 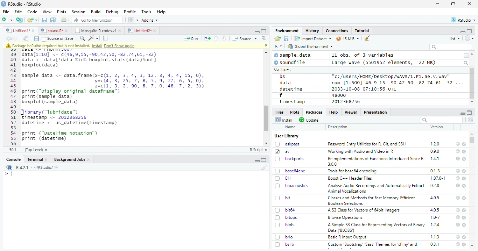 I want to click on Update, so click(x=310, y=120).